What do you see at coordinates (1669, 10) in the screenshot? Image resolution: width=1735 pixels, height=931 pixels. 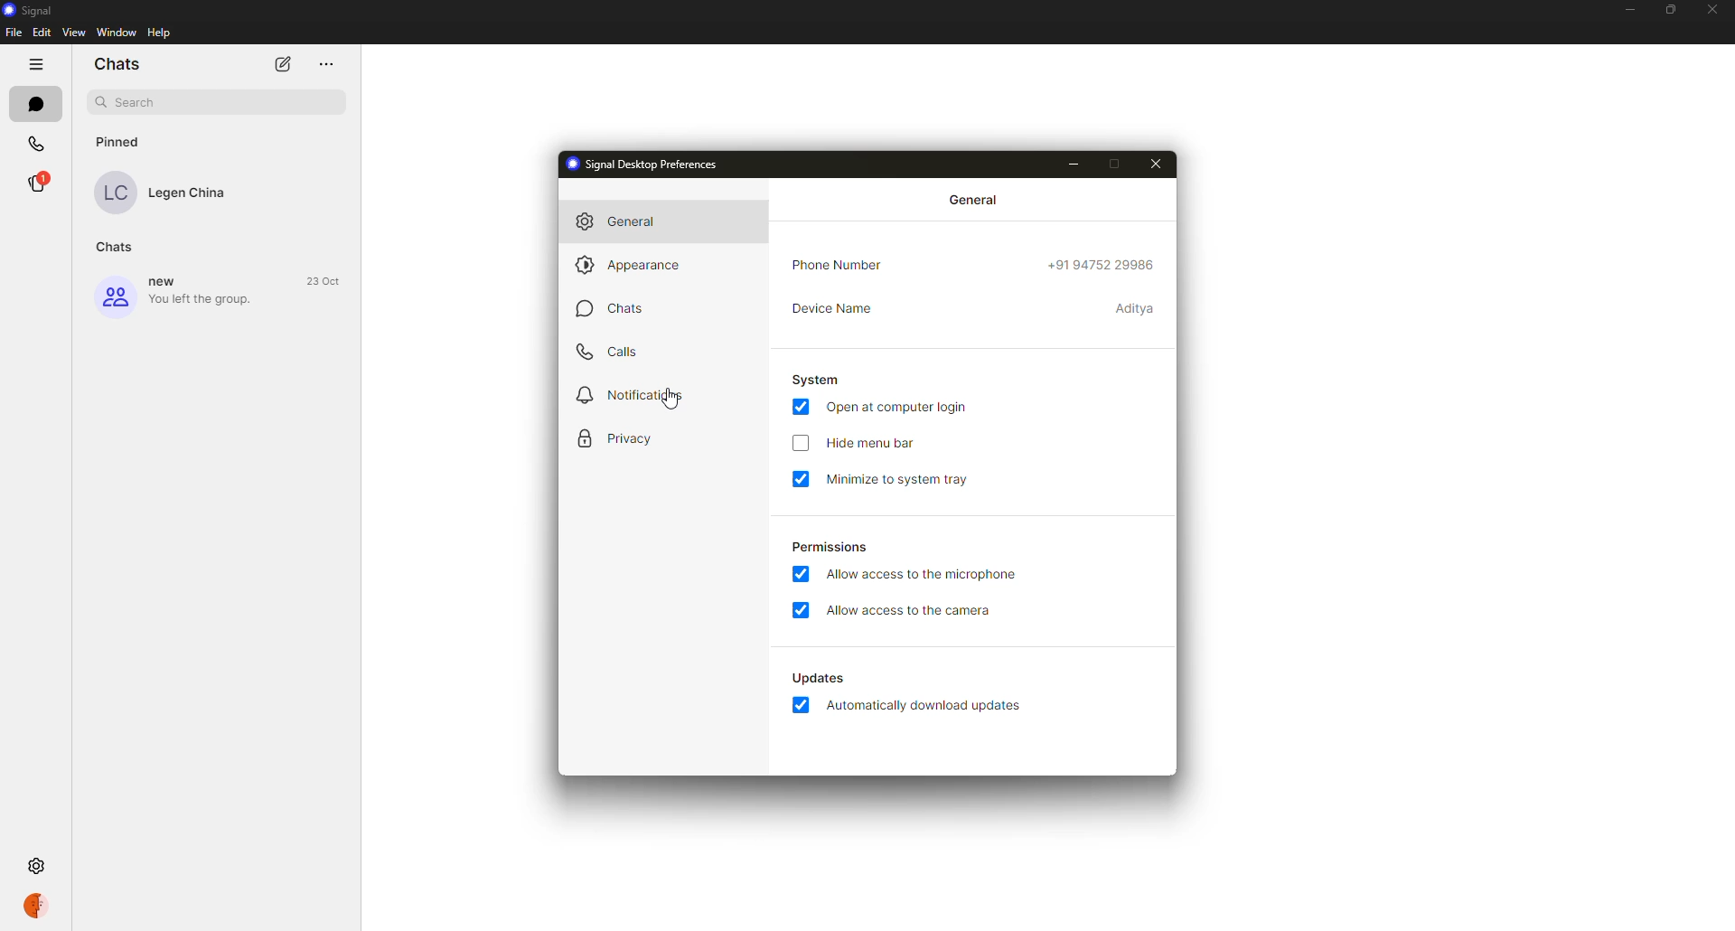 I see `restore` at bounding box center [1669, 10].